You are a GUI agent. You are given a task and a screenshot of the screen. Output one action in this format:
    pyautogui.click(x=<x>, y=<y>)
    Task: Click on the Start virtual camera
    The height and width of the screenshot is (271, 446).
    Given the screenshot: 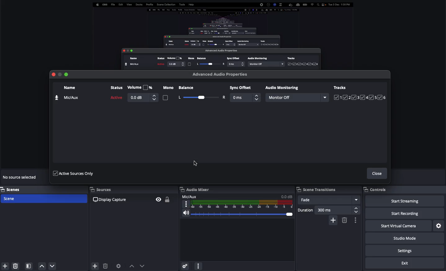 What is the action you would take?
    pyautogui.click(x=399, y=225)
    